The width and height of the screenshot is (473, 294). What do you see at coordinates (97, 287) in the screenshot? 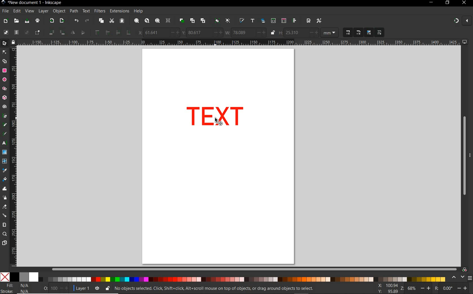
I see `toggle current layer visibility` at bounding box center [97, 287].